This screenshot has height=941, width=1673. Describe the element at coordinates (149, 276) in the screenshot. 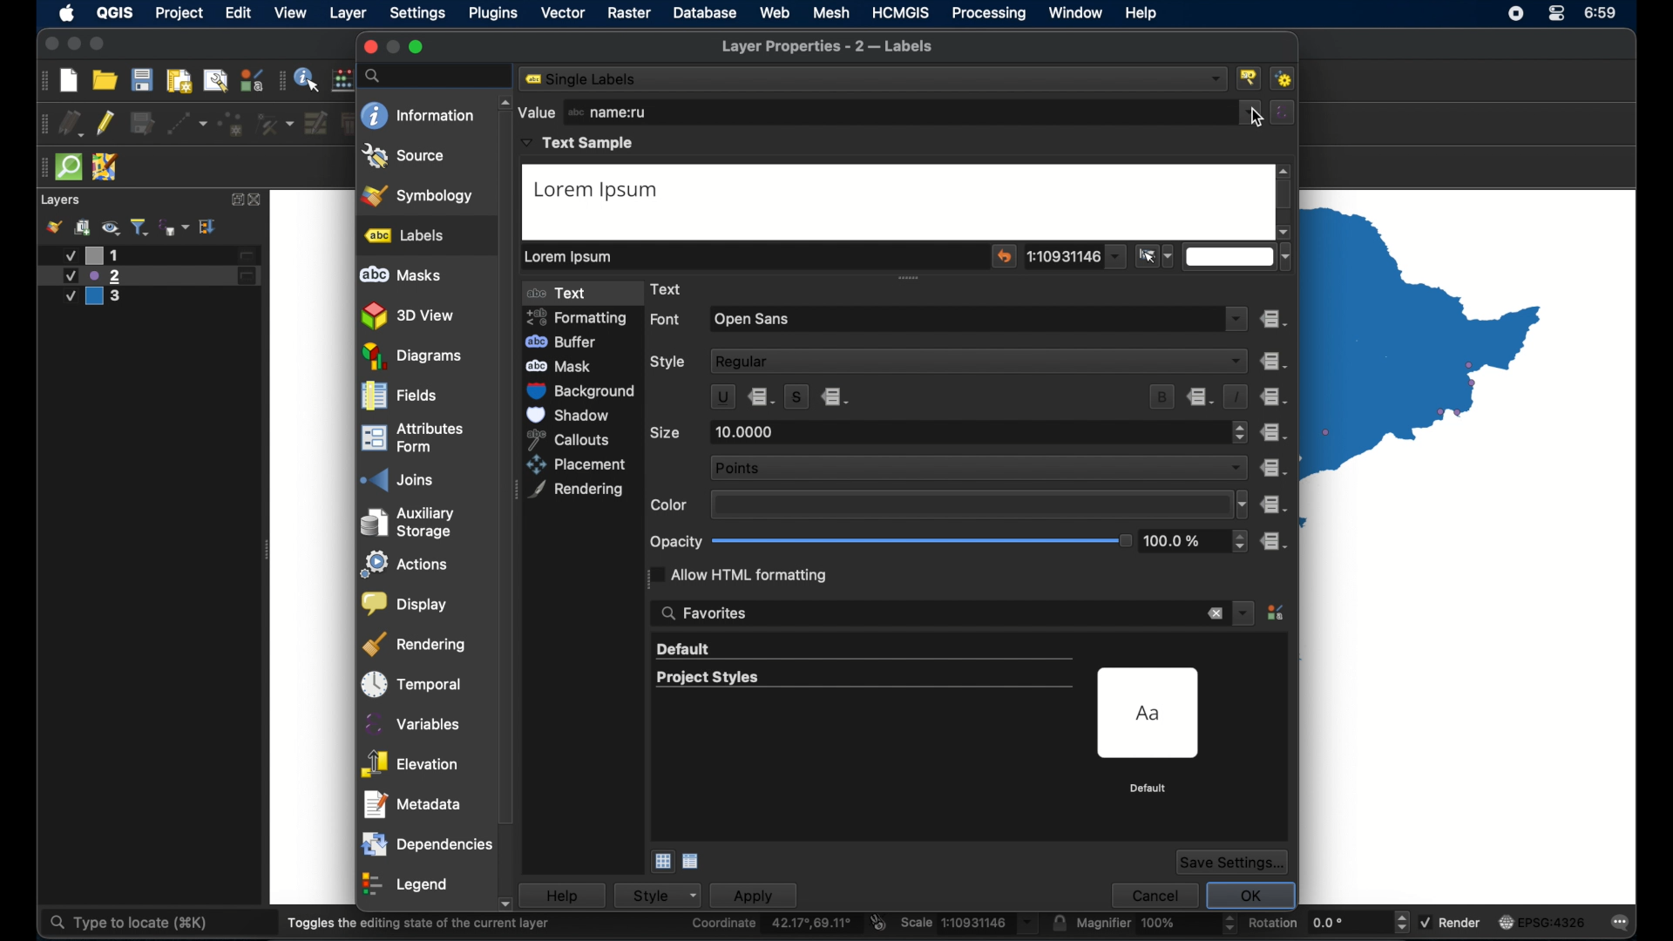

I see `layer 2` at that location.